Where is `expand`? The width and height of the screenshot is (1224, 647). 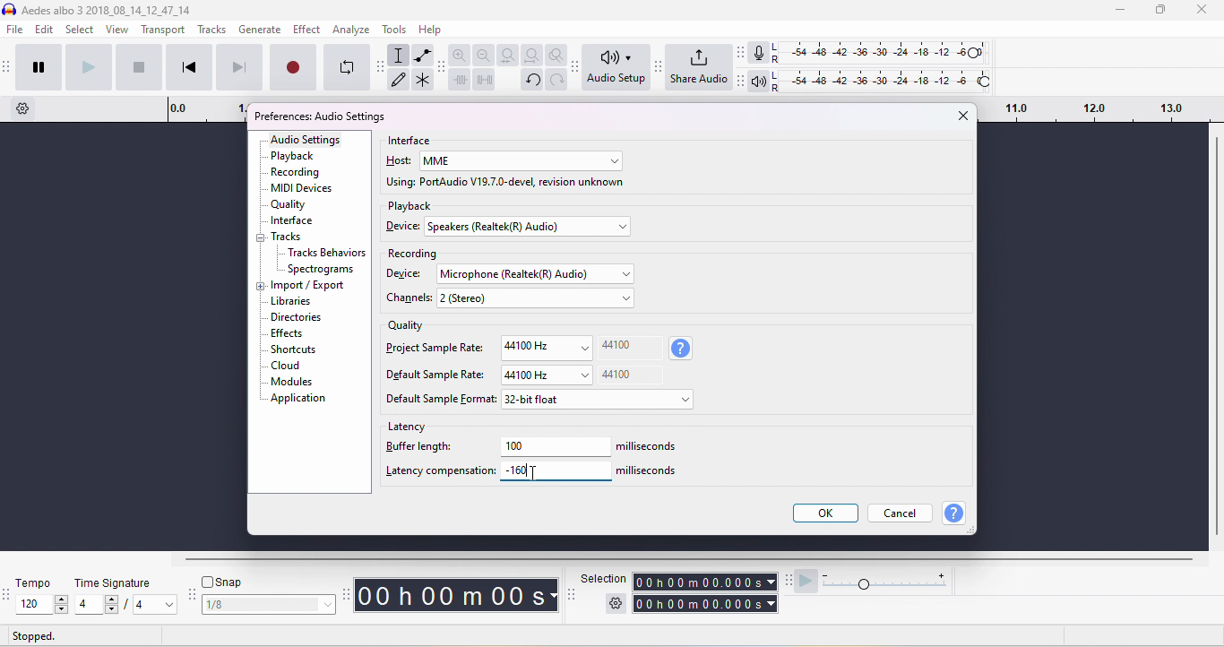 expand is located at coordinates (260, 287).